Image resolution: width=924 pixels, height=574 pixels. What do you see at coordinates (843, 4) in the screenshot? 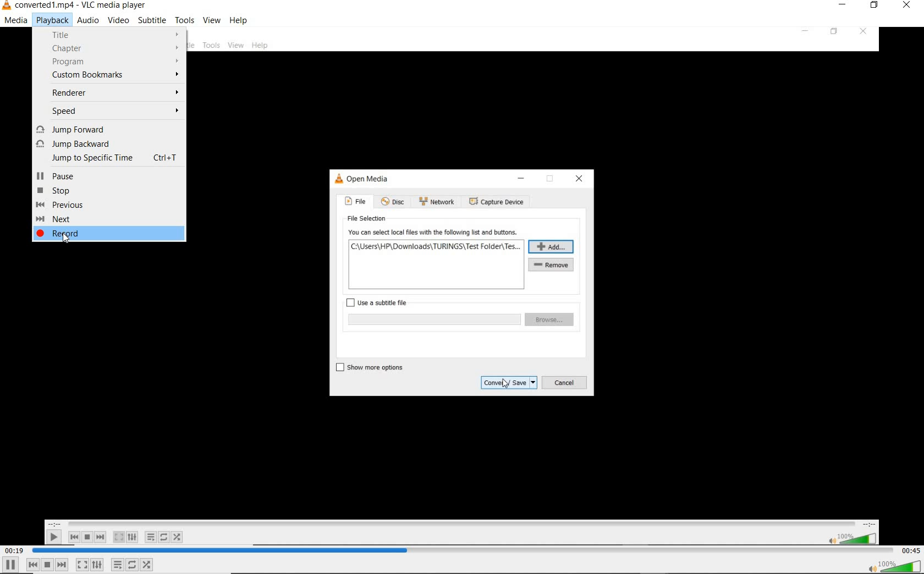
I see `minimize` at bounding box center [843, 4].